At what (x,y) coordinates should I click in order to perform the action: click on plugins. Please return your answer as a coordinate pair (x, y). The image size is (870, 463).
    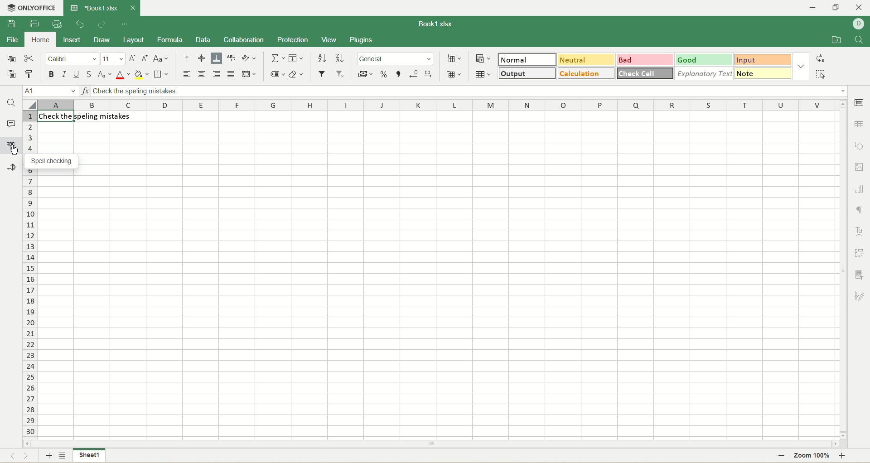
    Looking at the image, I should click on (363, 39).